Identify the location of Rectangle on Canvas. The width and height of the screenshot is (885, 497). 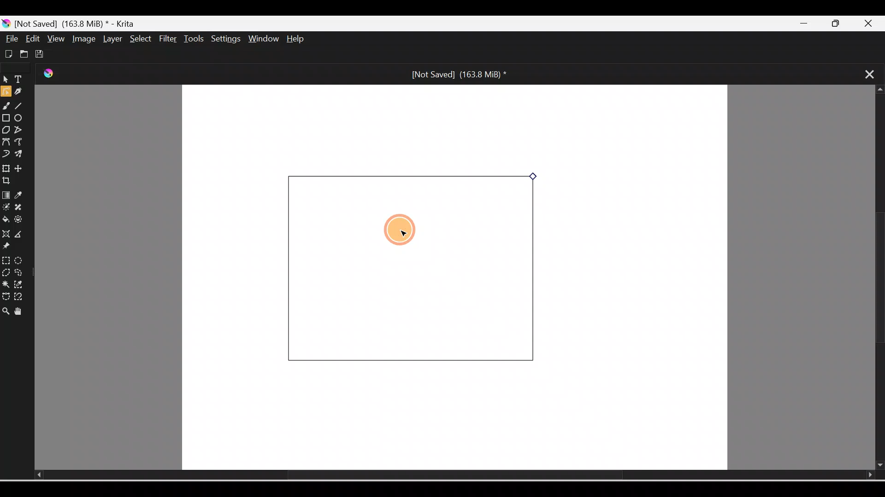
(413, 266).